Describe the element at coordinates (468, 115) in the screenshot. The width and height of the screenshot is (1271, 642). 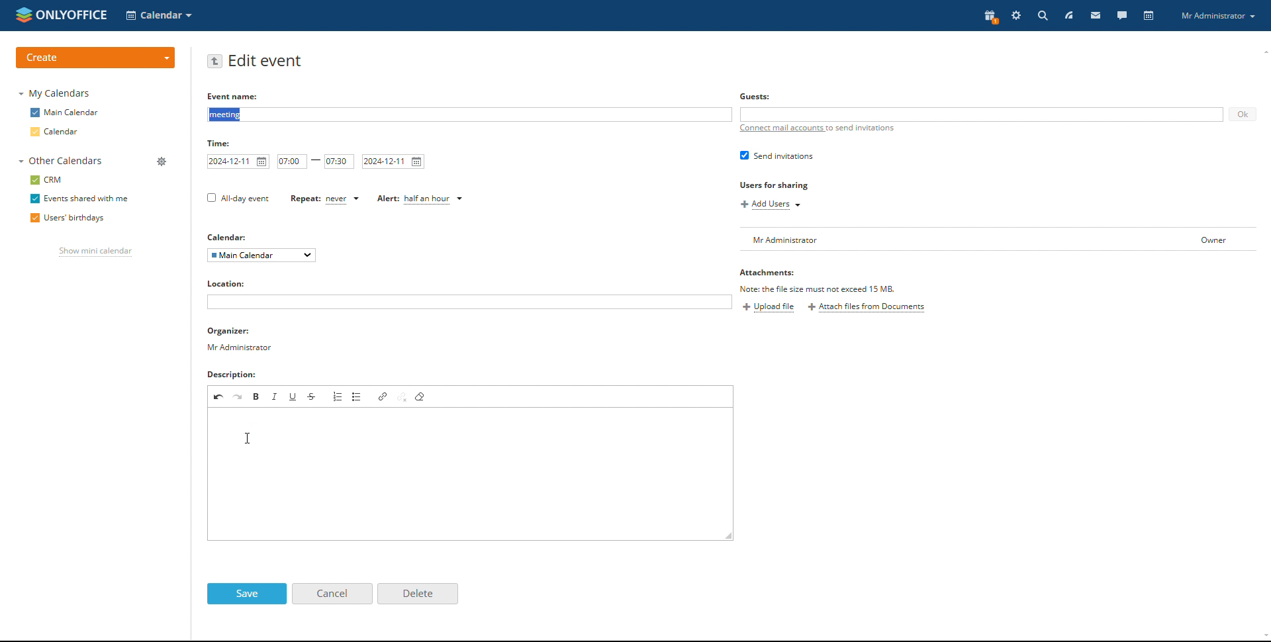
I see `add event name` at that location.